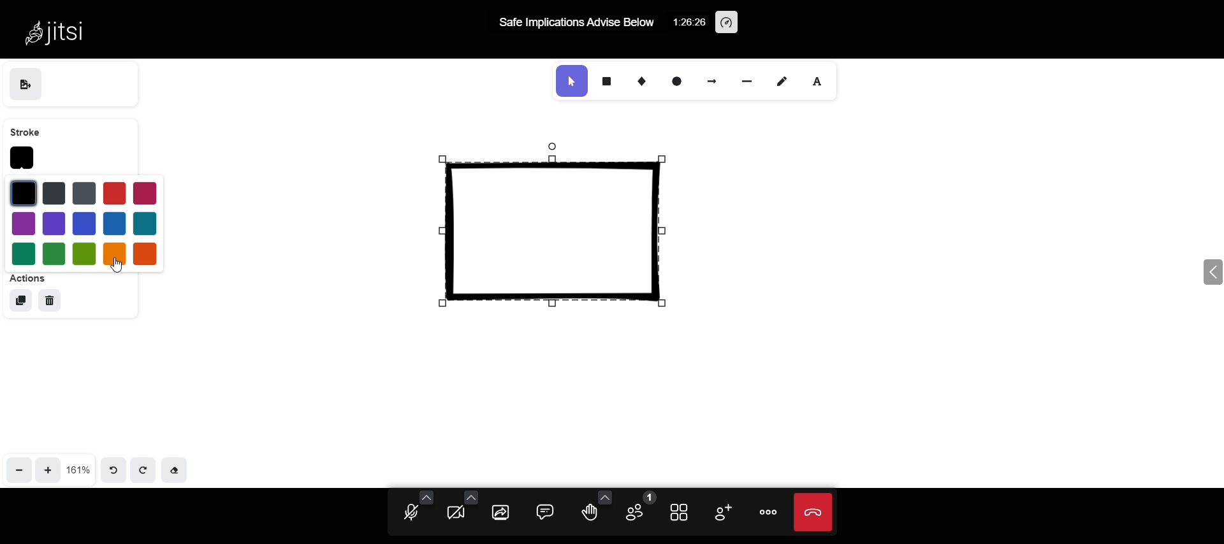 The image size is (1224, 544). Describe the element at coordinates (23, 224) in the screenshot. I see `purple` at that location.